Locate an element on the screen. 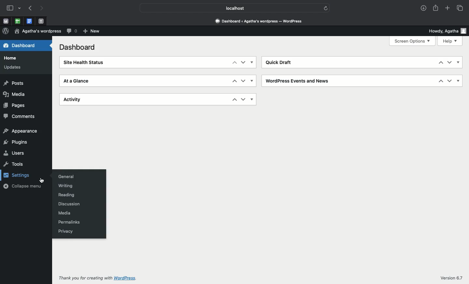 The image size is (469, 284). Updates is located at coordinates (14, 67).